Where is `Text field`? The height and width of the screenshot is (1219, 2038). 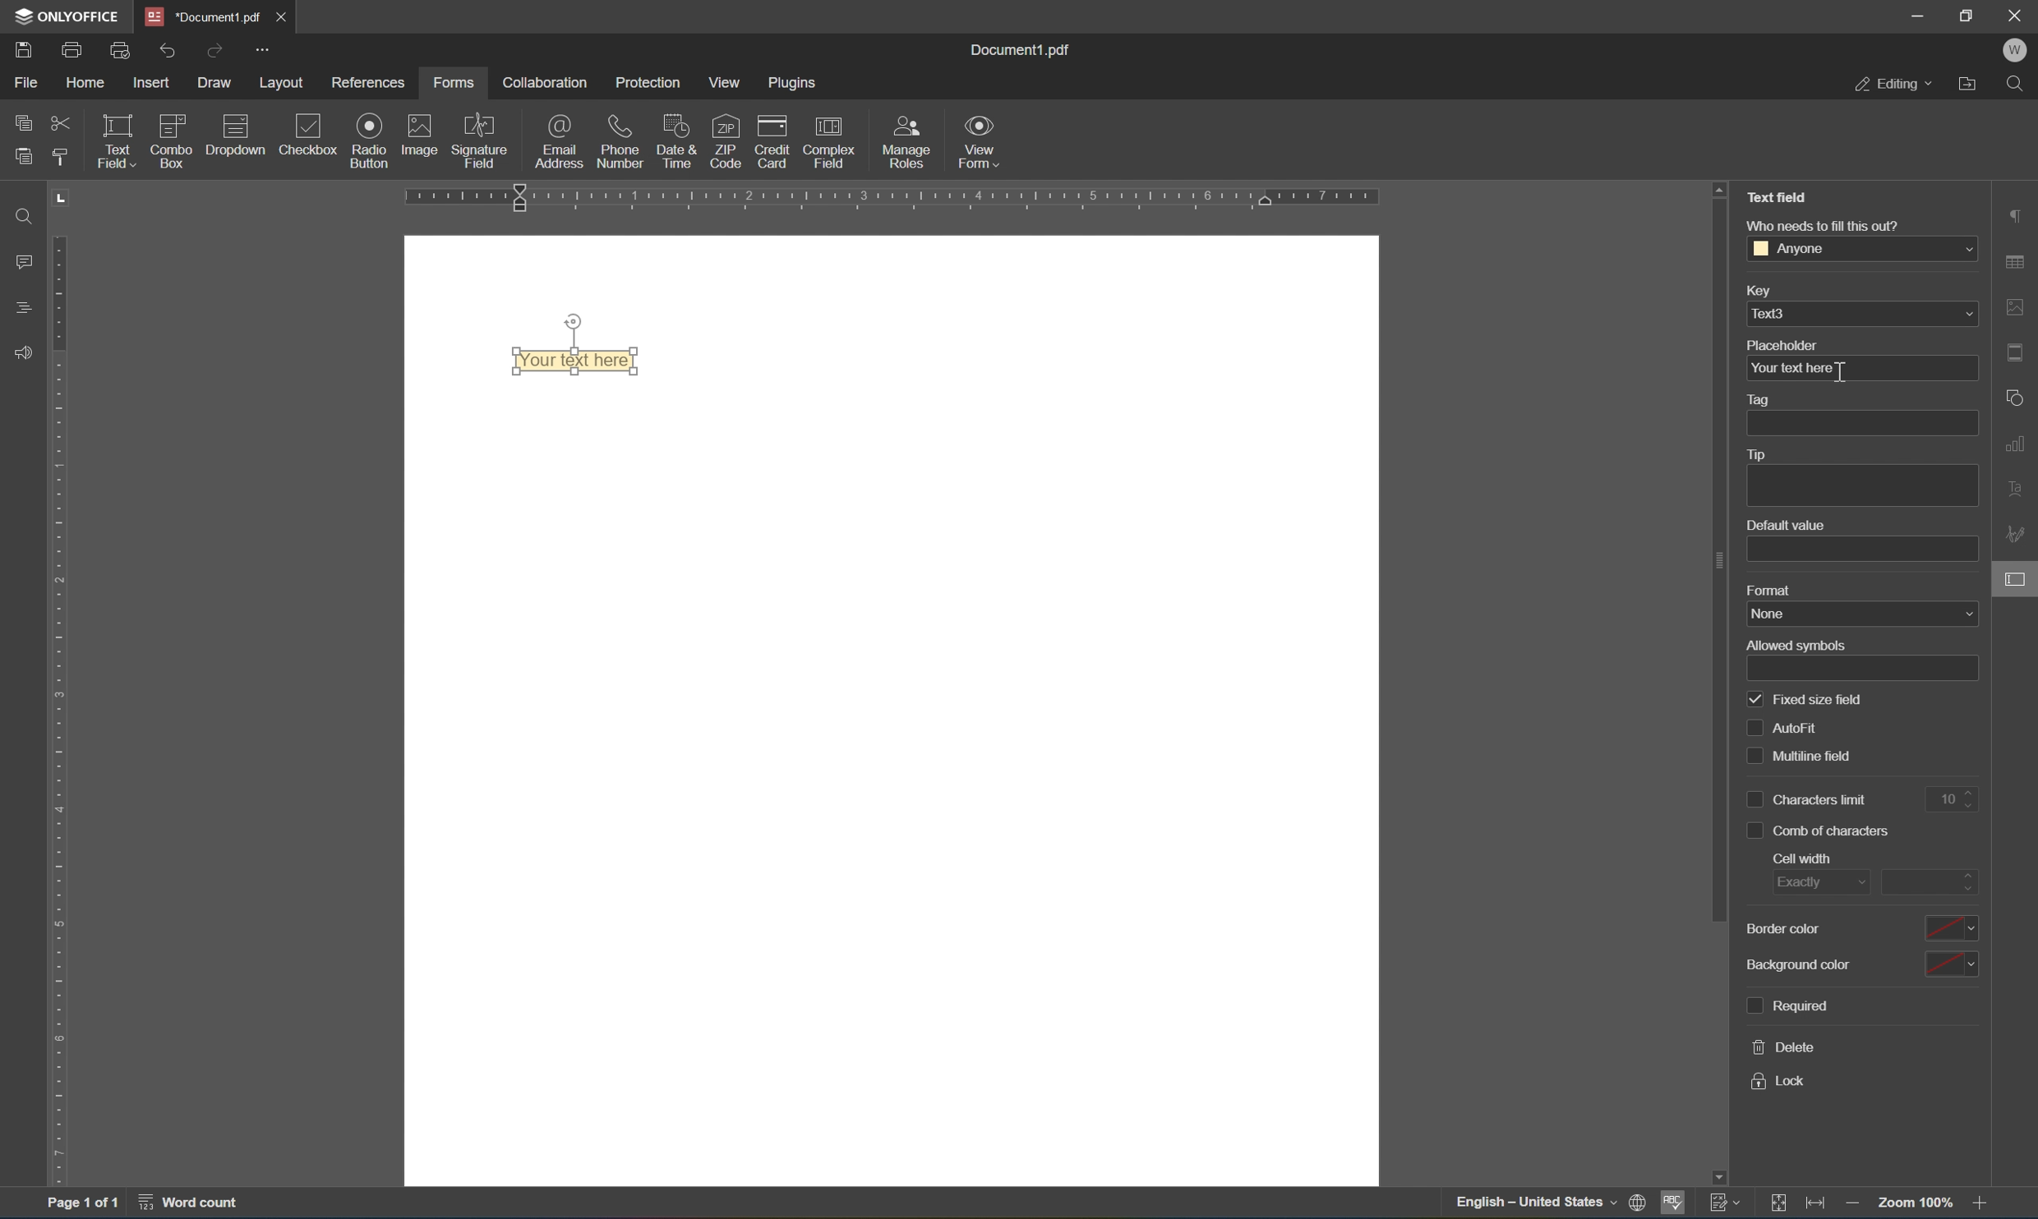
Text field is located at coordinates (1778, 200).